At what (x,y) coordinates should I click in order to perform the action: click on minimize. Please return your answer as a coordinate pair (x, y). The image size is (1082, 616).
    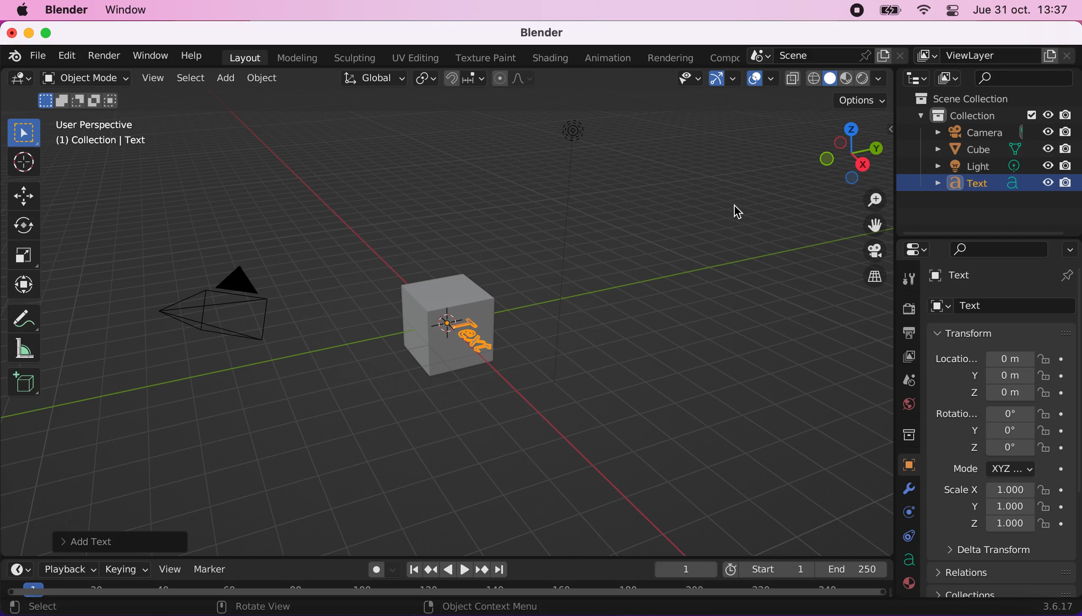
    Looking at the image, I should click on (29, 32).